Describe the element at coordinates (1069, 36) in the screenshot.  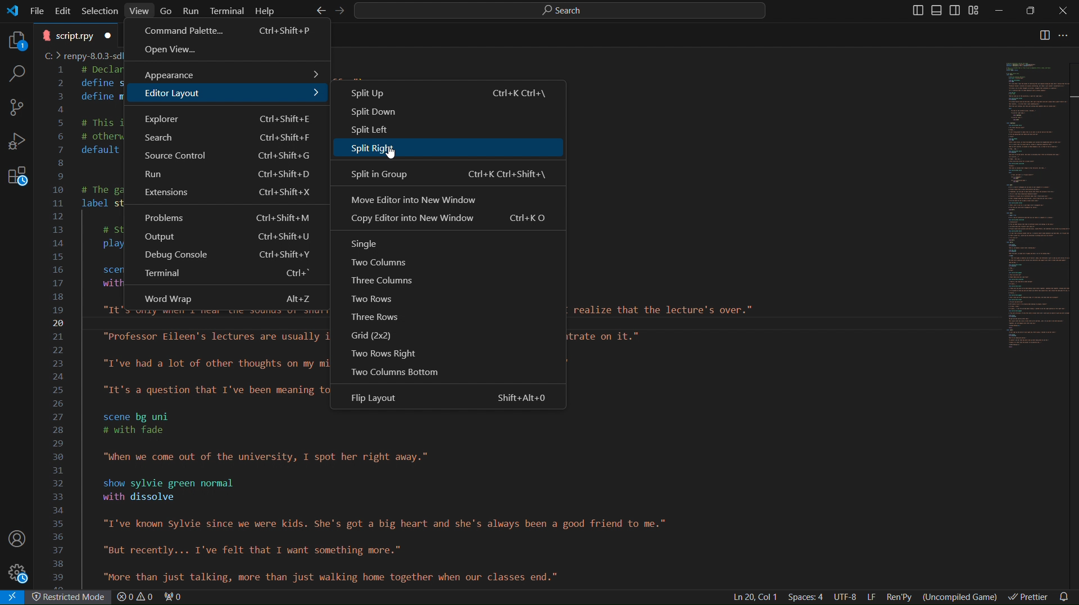
I see `More actions` at that location.